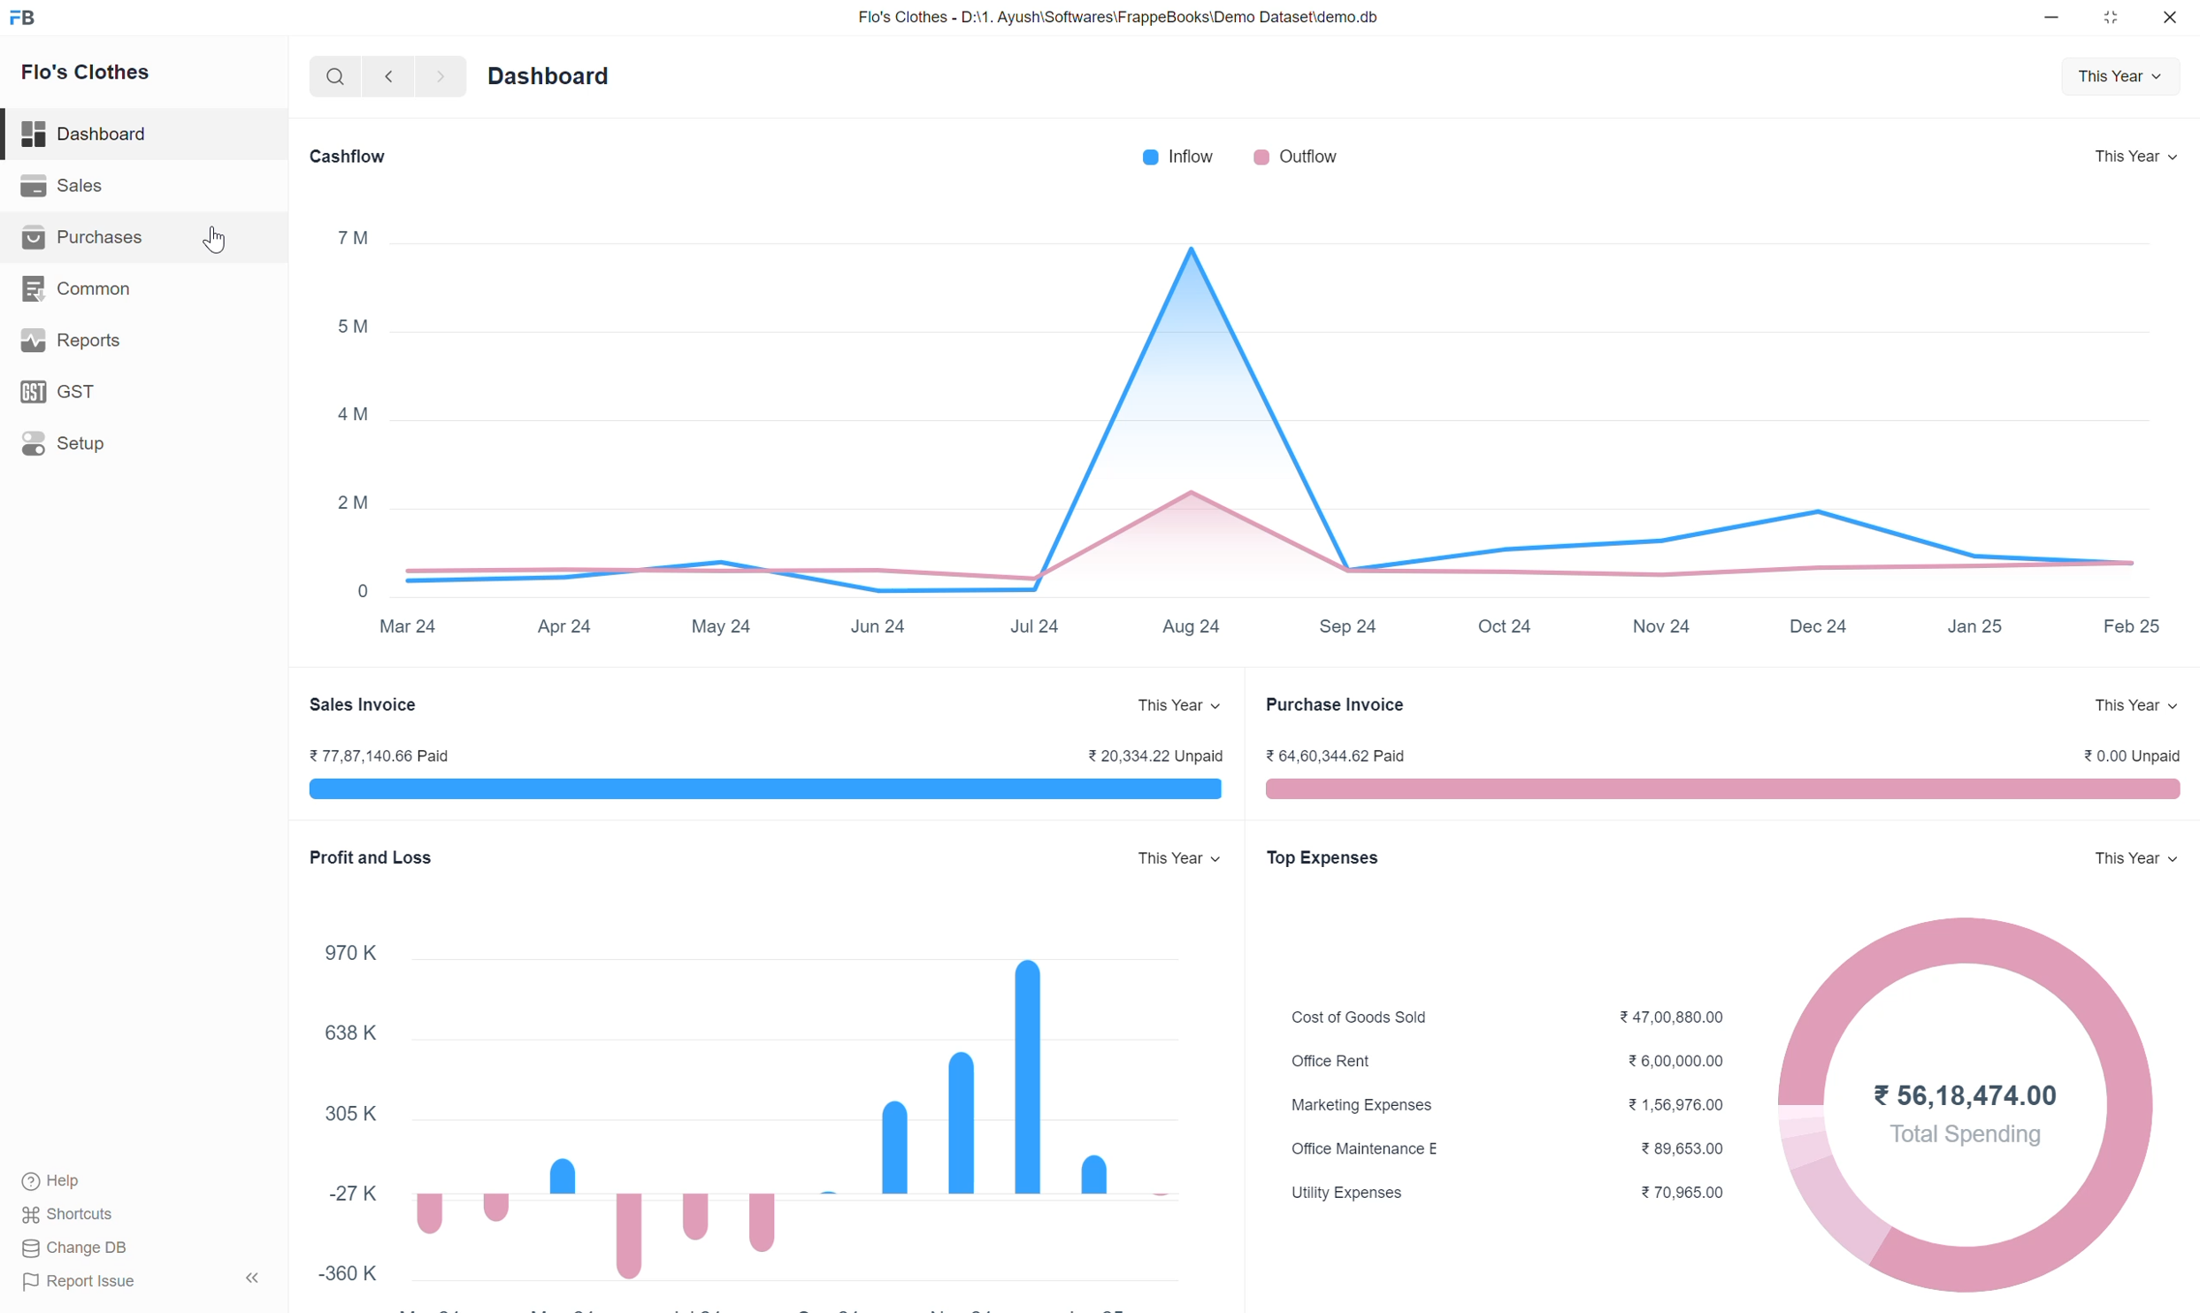 The height and width of the screenshot is (1313, 2200). I want to click on 1,56,976.00, so click(1678, 1104).